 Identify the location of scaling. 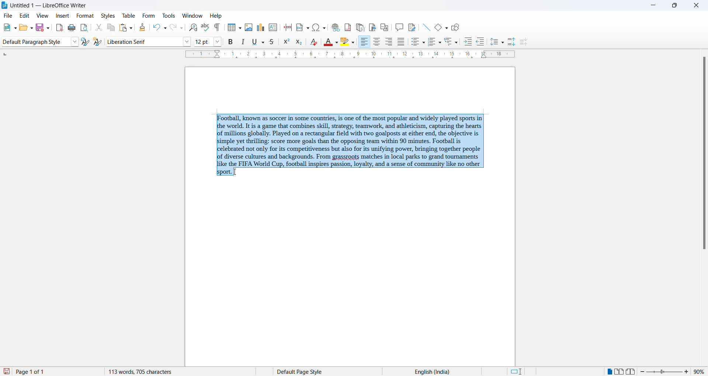
(348, 55).